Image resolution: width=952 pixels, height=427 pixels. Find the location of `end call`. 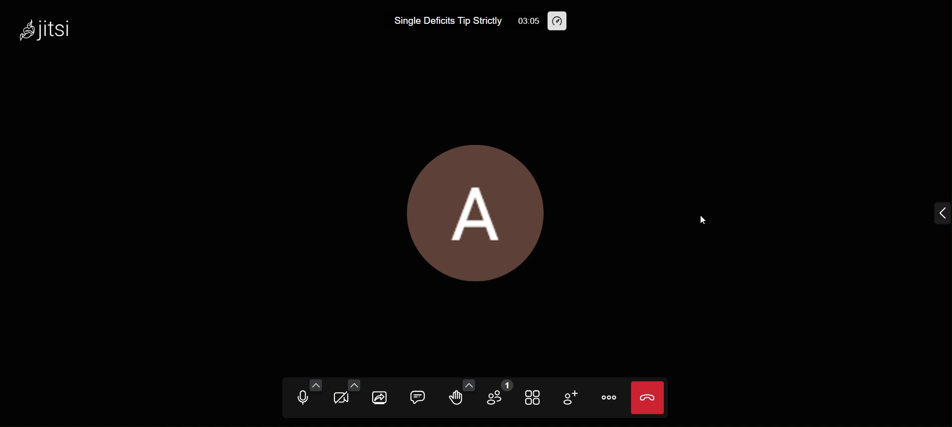

end call is located at coordinates (650, 397).